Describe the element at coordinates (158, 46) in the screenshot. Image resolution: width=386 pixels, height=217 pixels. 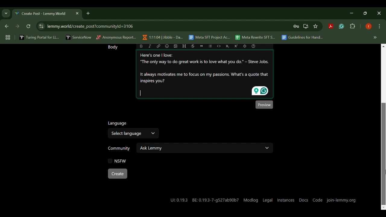
I see `link` at that location.